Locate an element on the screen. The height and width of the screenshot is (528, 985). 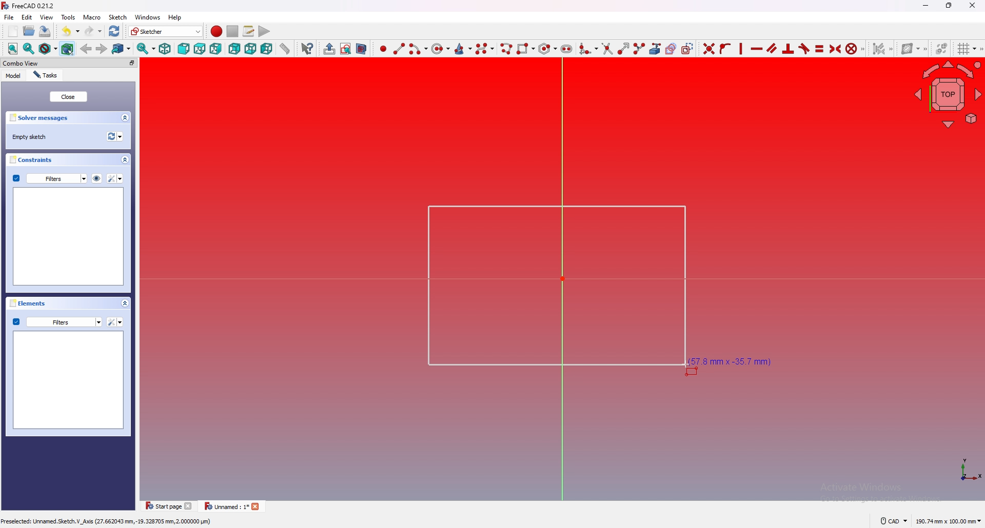
refresh is located at coordinates (114, 31).